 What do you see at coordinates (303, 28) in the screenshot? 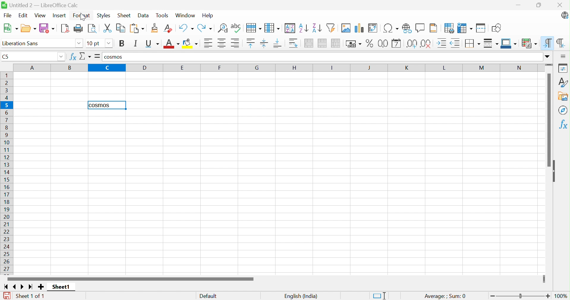
I see `Sort ascending` at bounding box center [303, 28].